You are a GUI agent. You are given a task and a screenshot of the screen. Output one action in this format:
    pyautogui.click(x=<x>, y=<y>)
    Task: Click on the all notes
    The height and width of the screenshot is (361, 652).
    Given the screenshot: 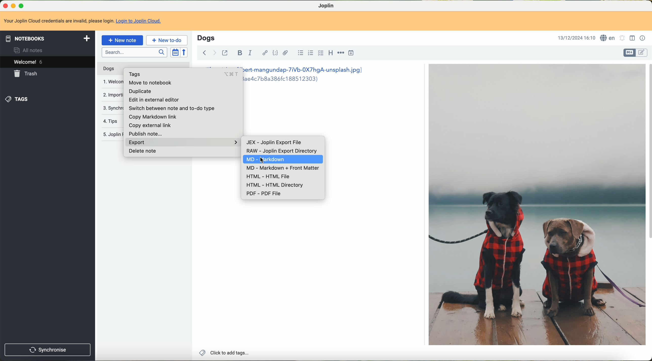 What is the action you would take?
    pyautogui.click(x=29, y=50)
    